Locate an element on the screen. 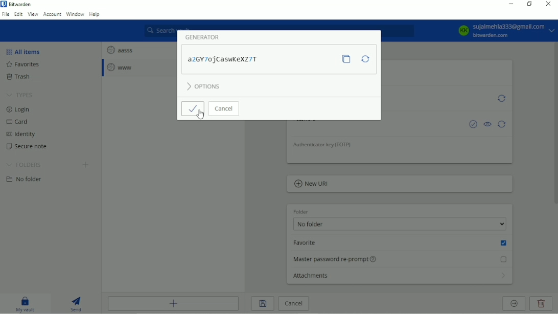 The image size is (558, 314). Move to organization is located at coordinates (515, 304).